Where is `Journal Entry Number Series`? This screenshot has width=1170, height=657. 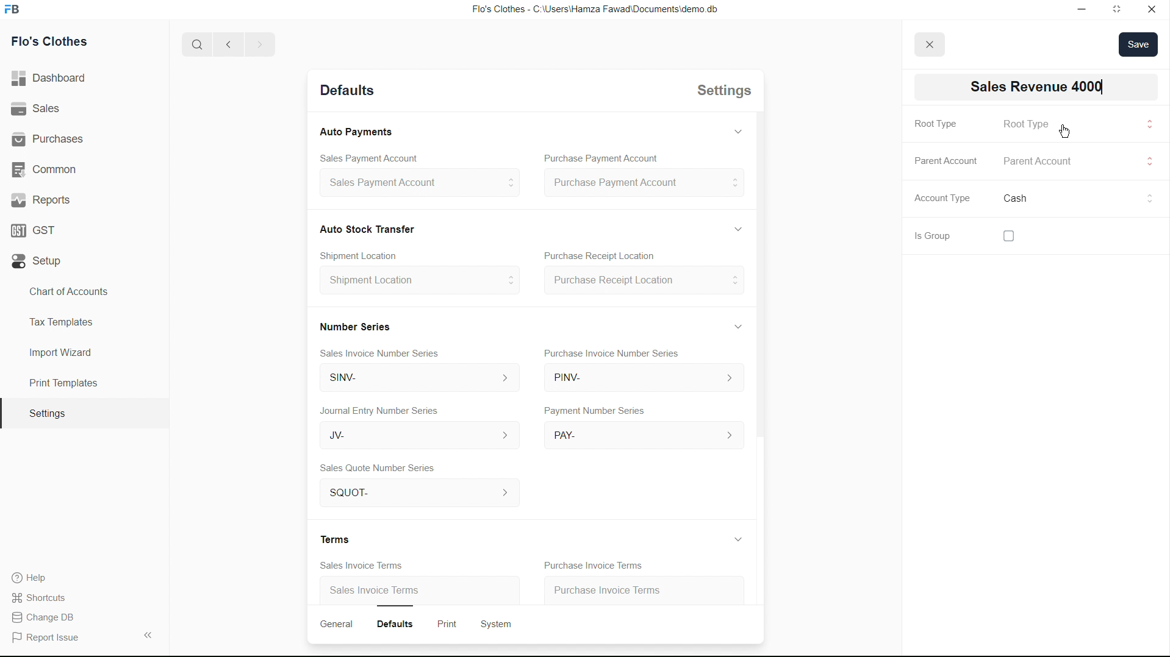
Journal Entry Number Series is located at coordinates (381, 408).